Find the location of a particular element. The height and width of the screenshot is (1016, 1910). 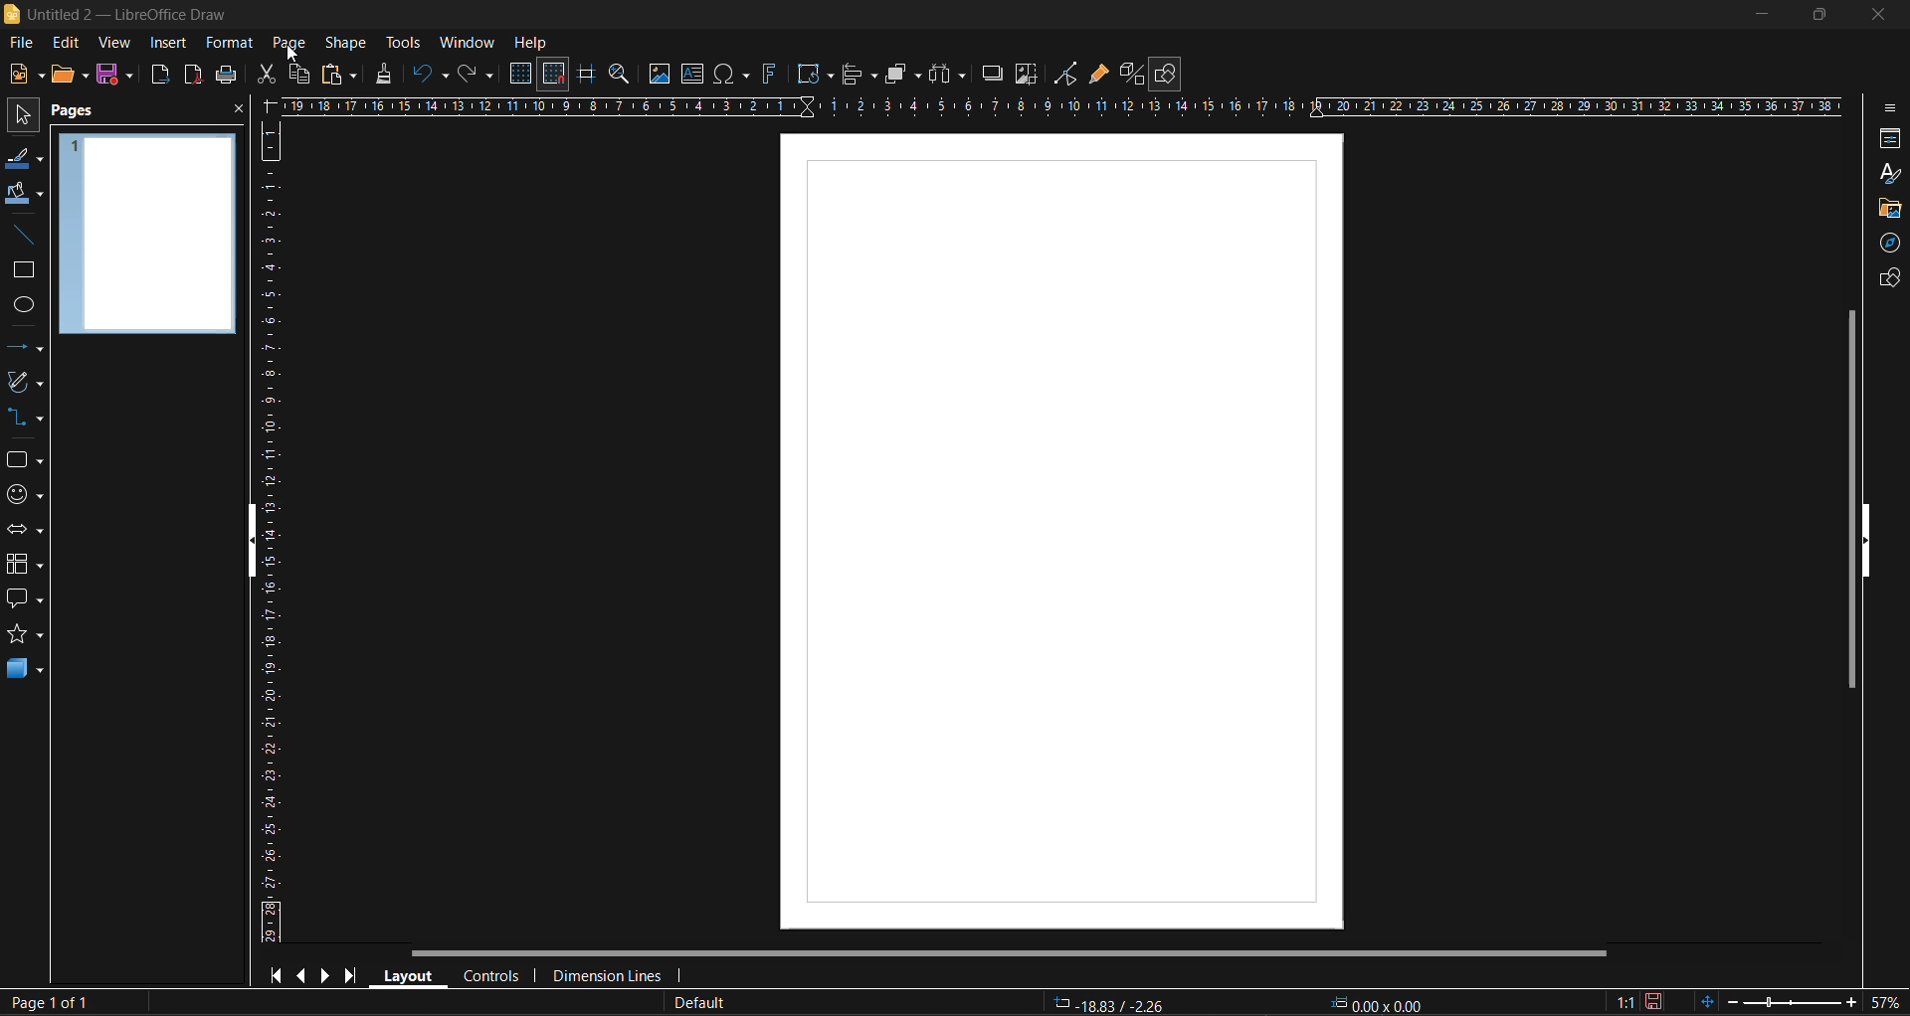

lines and arrows is located at coordinates (25, 349).